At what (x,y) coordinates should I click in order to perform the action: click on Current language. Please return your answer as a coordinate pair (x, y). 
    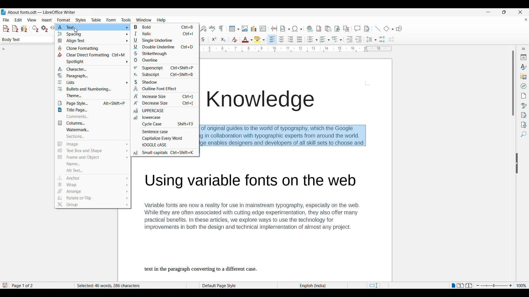
    Looking at the image, I should click on (314, 285).